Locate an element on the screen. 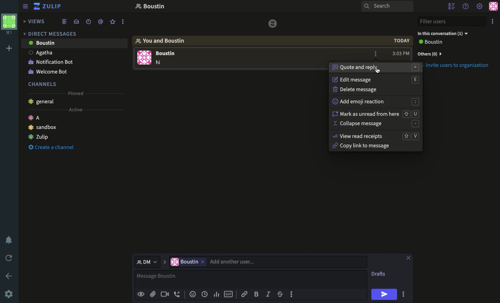 The image size is (500, 303). DM is located at coordinates (151, 261).